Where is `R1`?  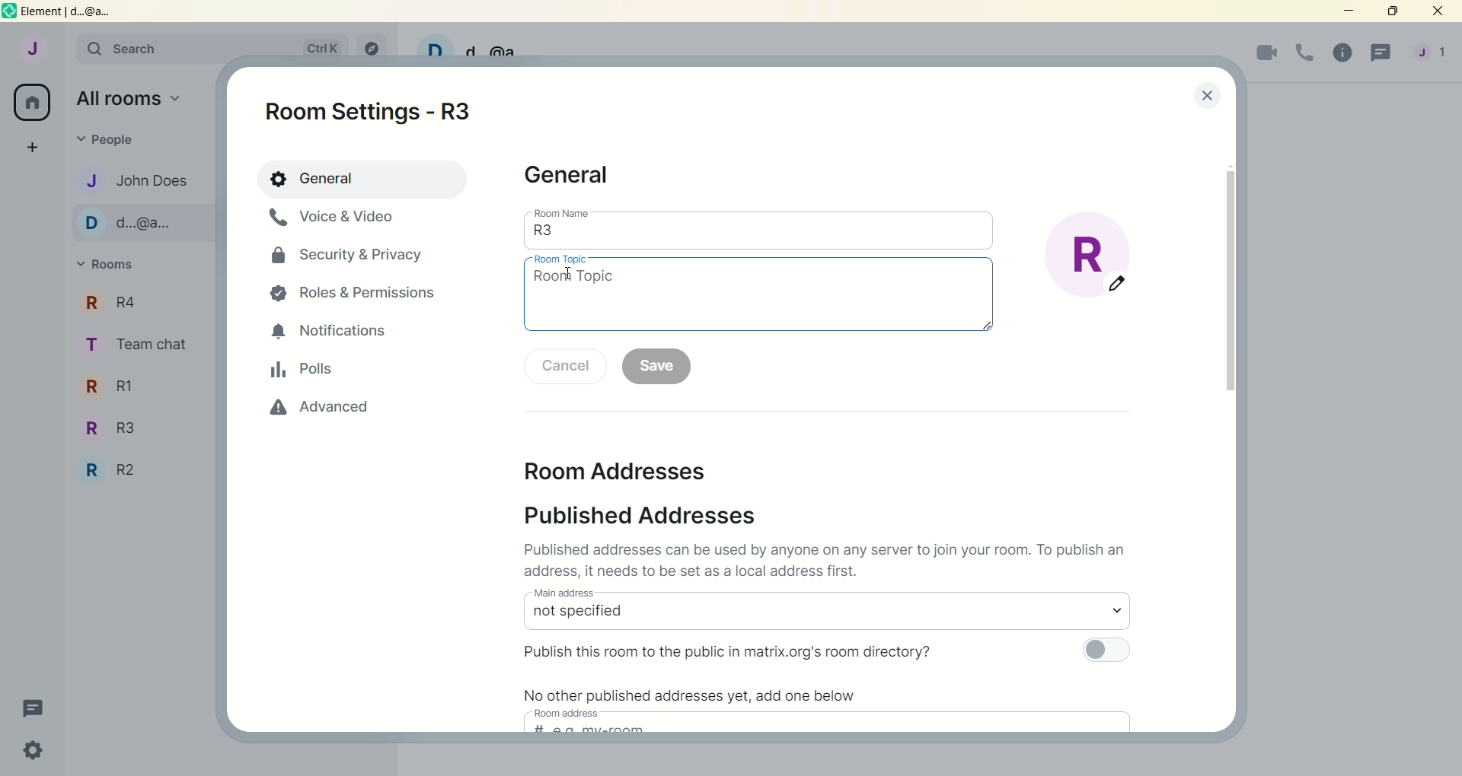
R1 is located at coordinates (136, 385).